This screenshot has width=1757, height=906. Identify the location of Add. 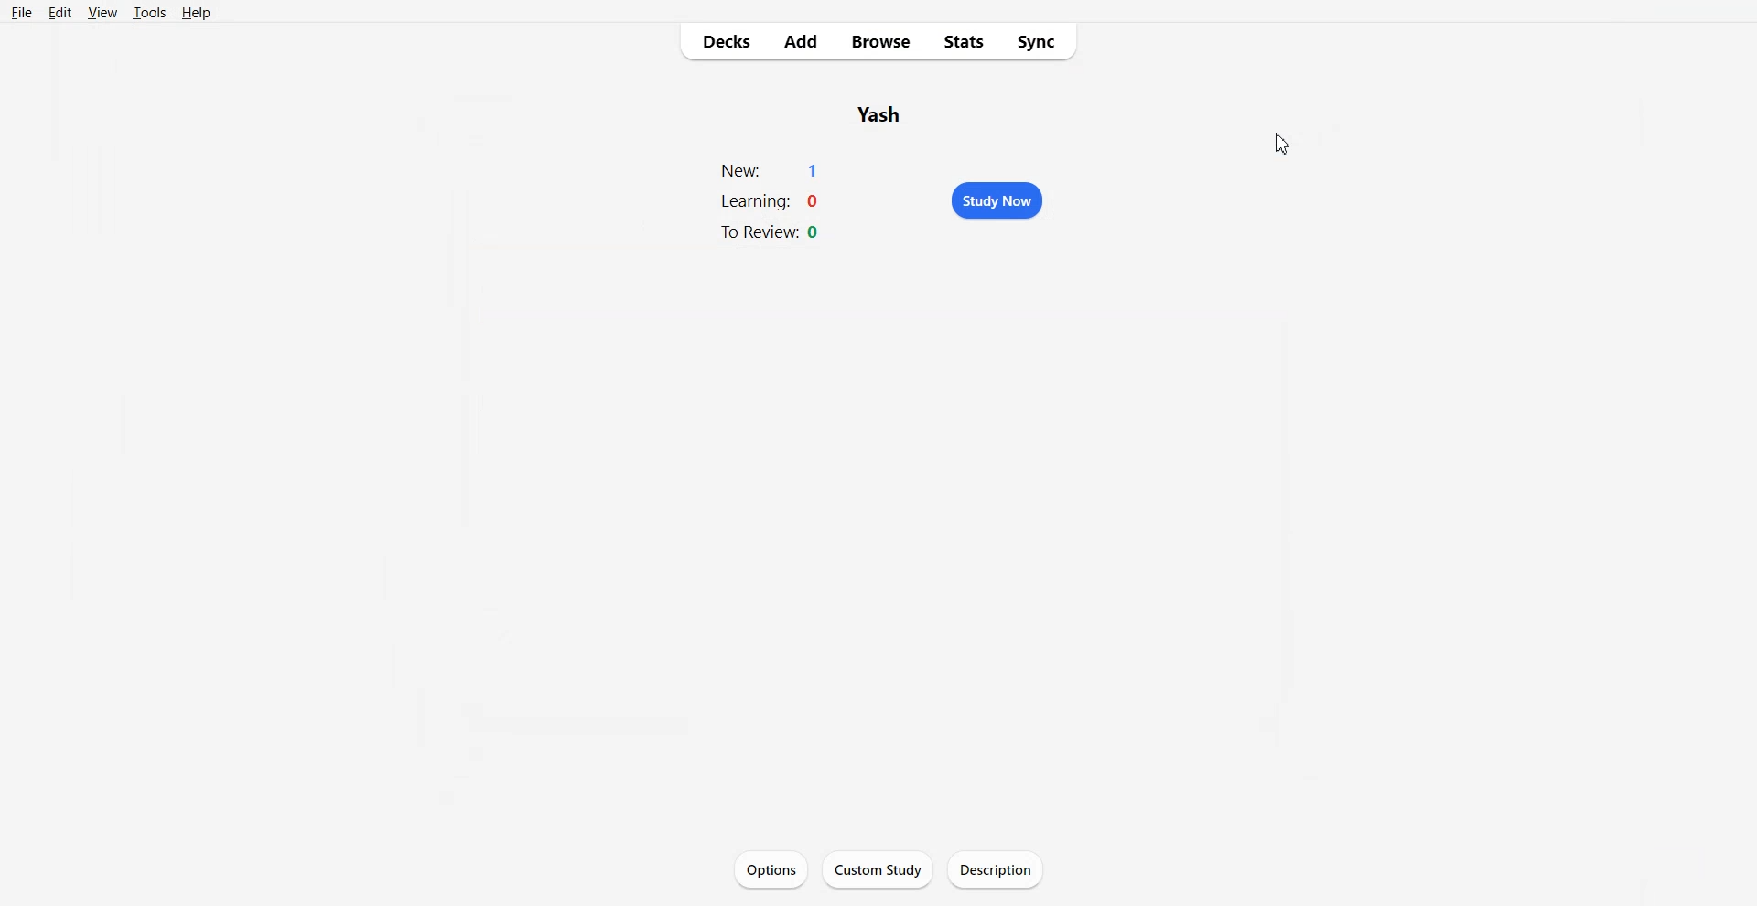
(806, 42).